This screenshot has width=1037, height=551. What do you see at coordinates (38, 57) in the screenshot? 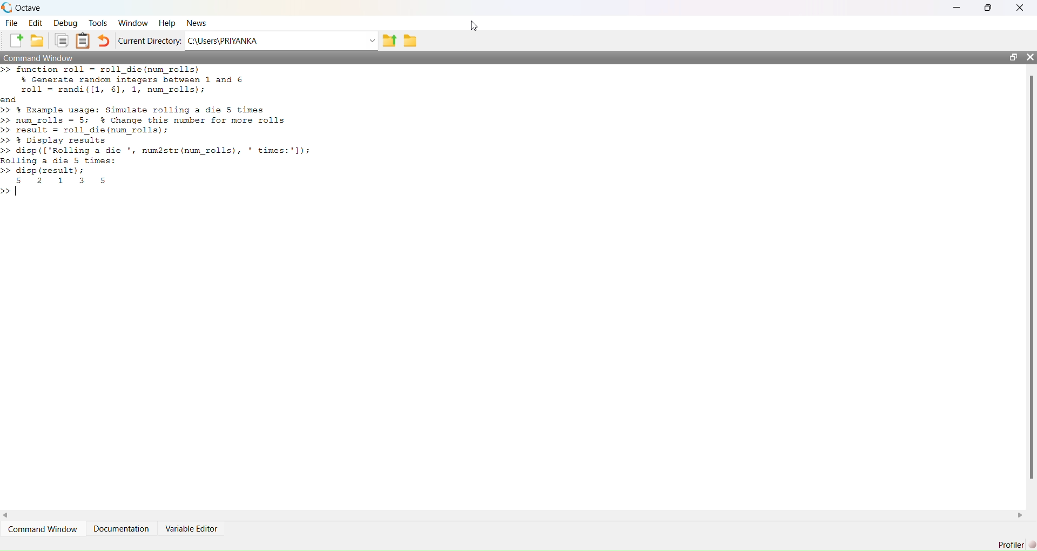
I see `Command Window` at bounding box center [38, 57].